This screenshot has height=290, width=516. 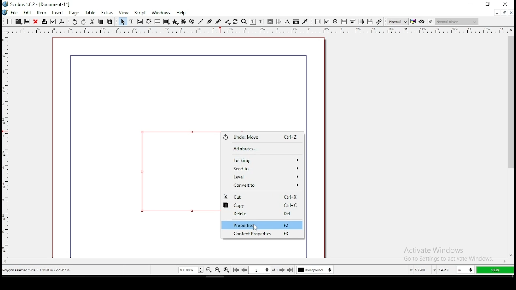 What do you see at coordinates (209, 270) in the screenshot?
I see `zoom out` at bounding box center [209, 270].